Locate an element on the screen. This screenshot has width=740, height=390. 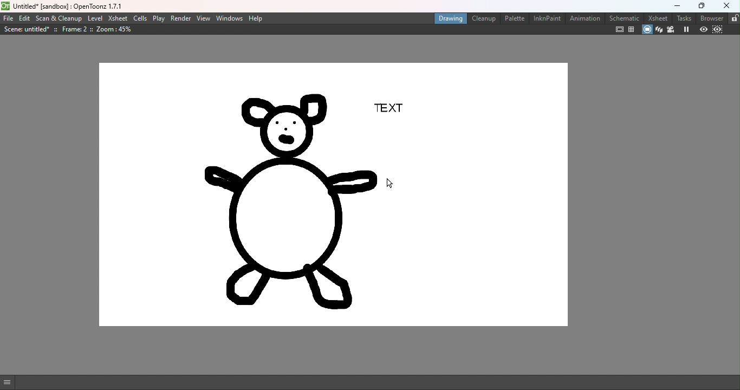
canvas is located at coordinates (326, 201).